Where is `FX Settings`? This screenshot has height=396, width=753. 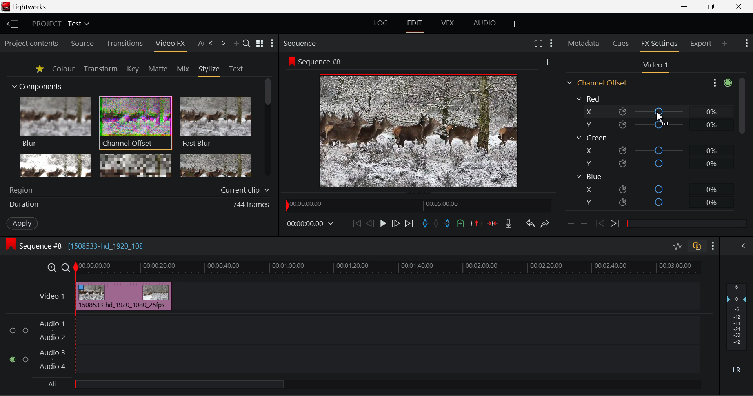
FX Settings is located at coordinates (660, 44).